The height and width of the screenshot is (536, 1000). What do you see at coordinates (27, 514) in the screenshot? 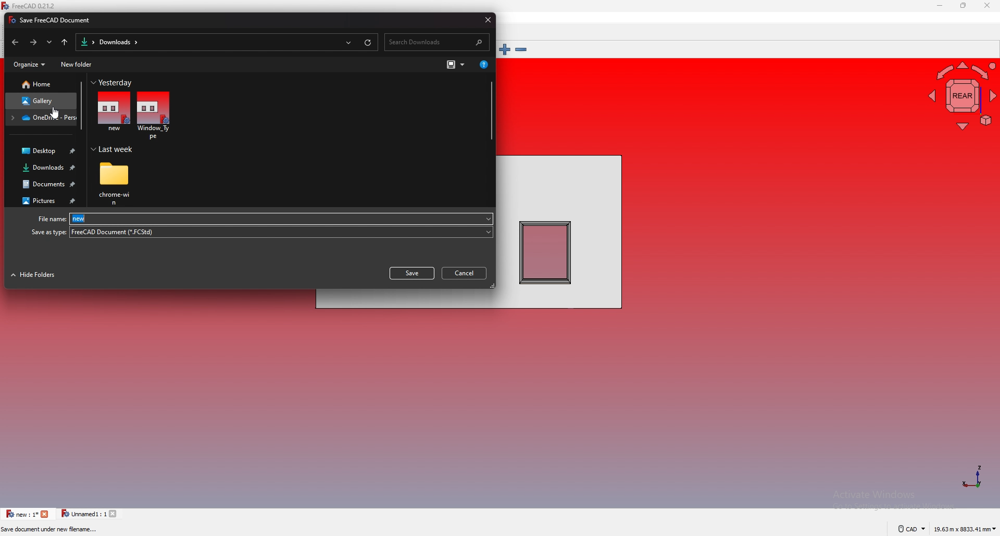
I see `tab 1` at bounding box center [27, 514].